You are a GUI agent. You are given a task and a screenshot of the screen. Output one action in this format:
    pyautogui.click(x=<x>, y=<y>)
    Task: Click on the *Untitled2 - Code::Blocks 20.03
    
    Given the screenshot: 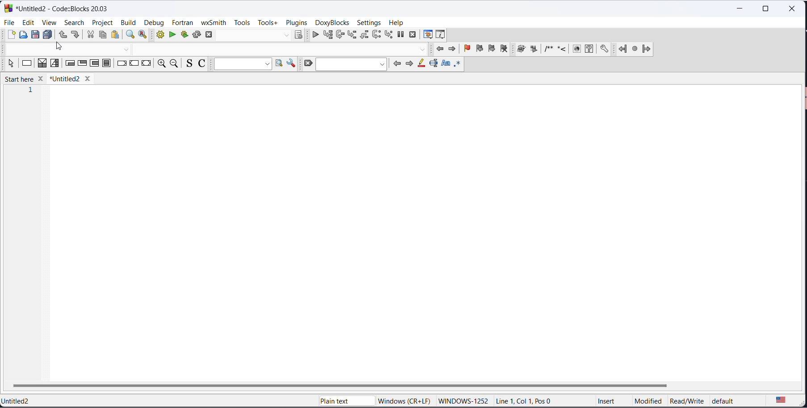 What is the action you would take?
    pyautogui.click(x=55, y=9)
    